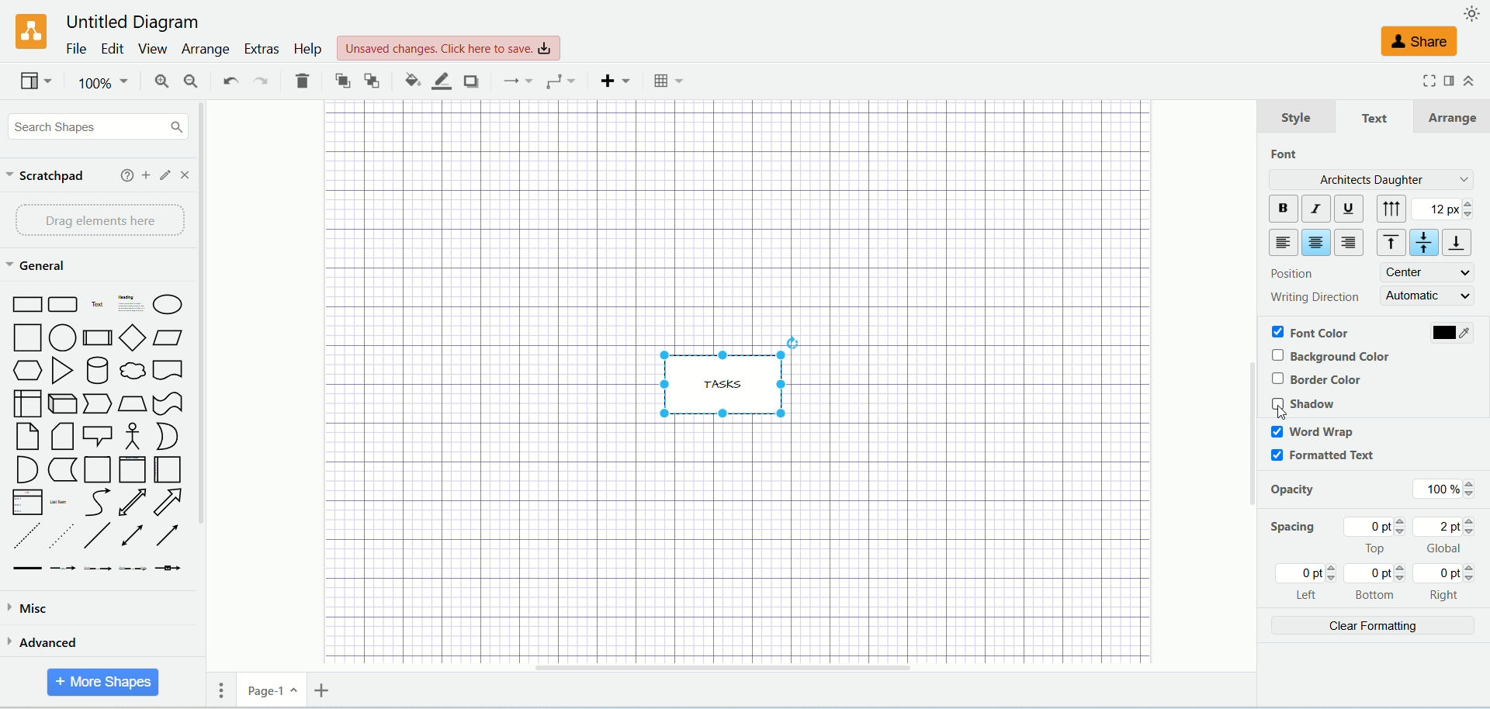  What do you see at coordinates (1315, 380) in the screenshot?
I see `border color` at bounding box center [1315, 380].